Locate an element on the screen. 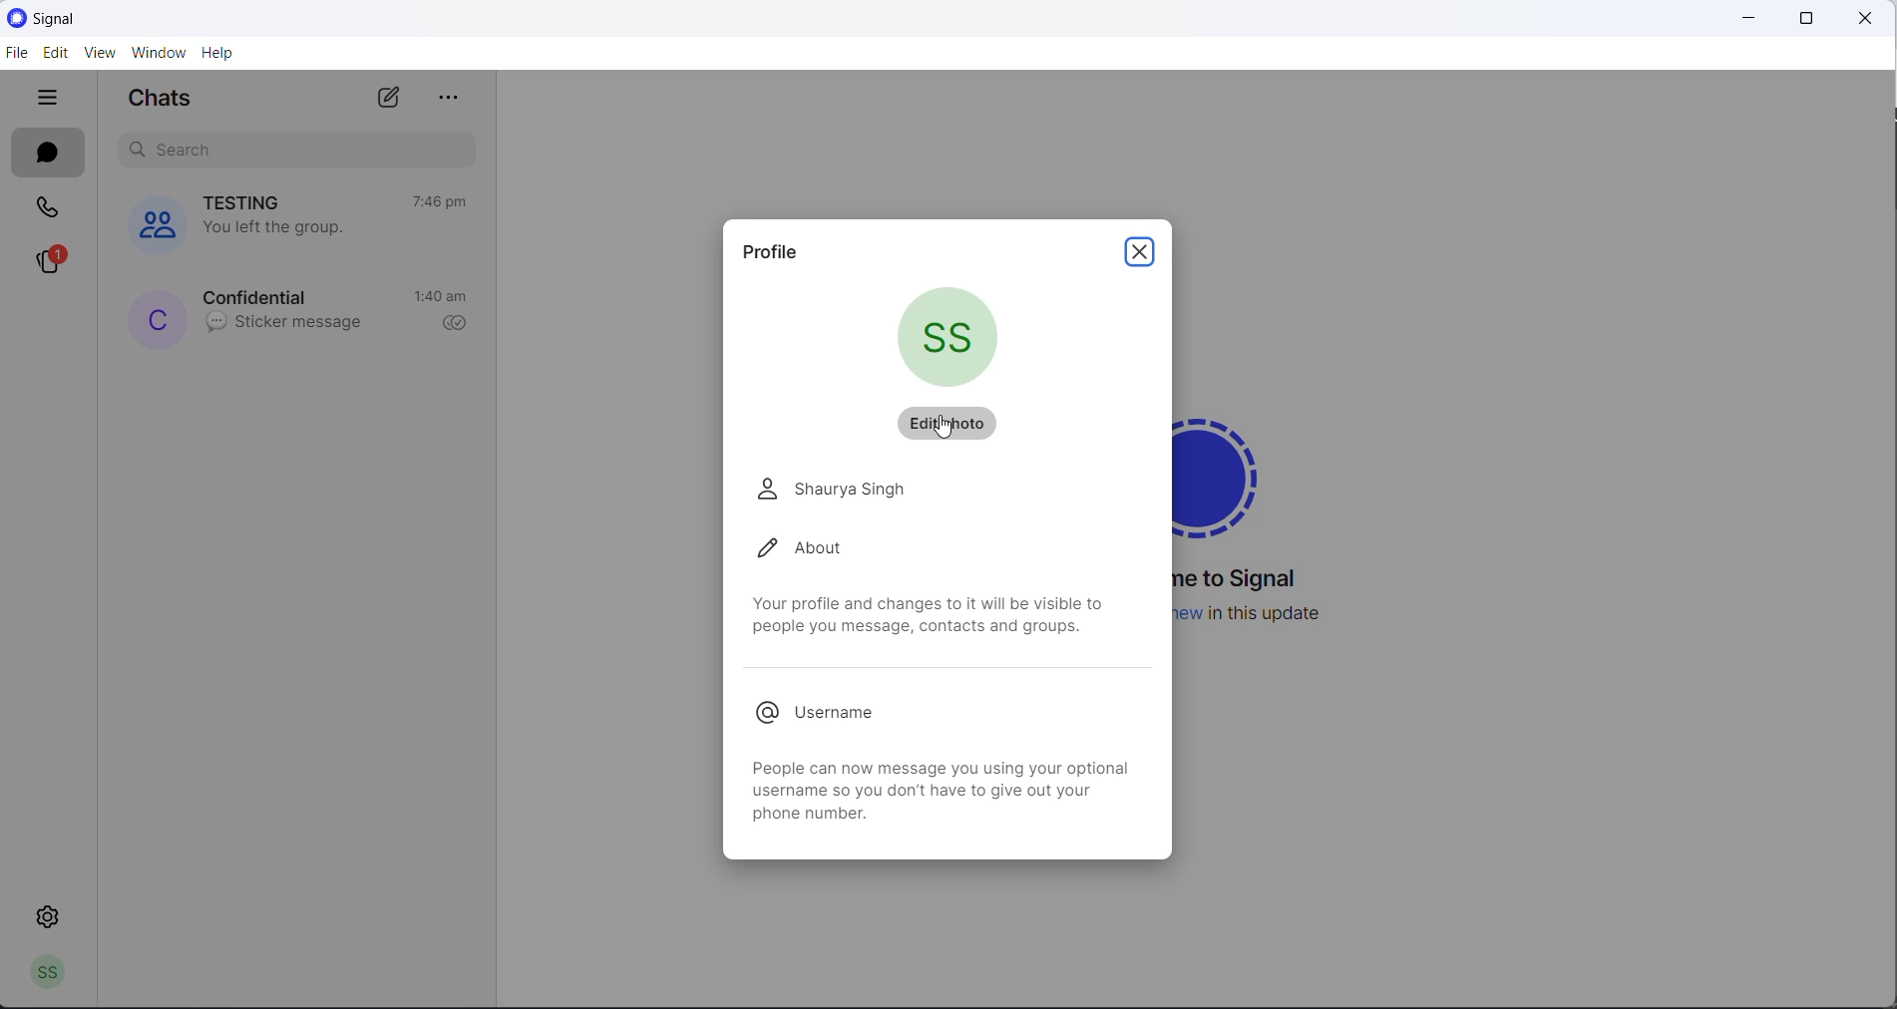 This screenshot has width=1897, height=1009. settings is located at coordinates (51, 915).